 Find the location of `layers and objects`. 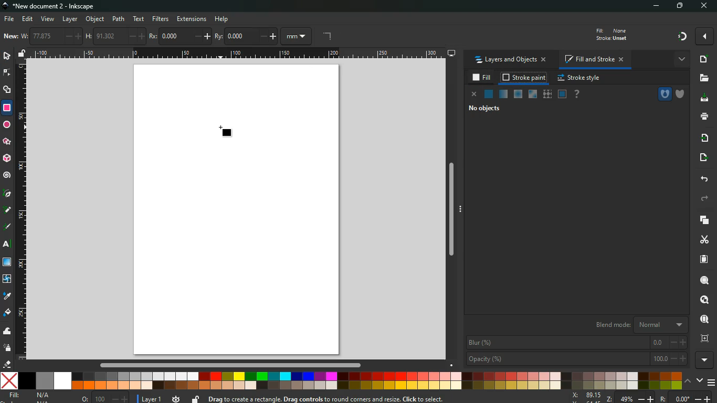

layers and objects is located at coordinates (511, 60).